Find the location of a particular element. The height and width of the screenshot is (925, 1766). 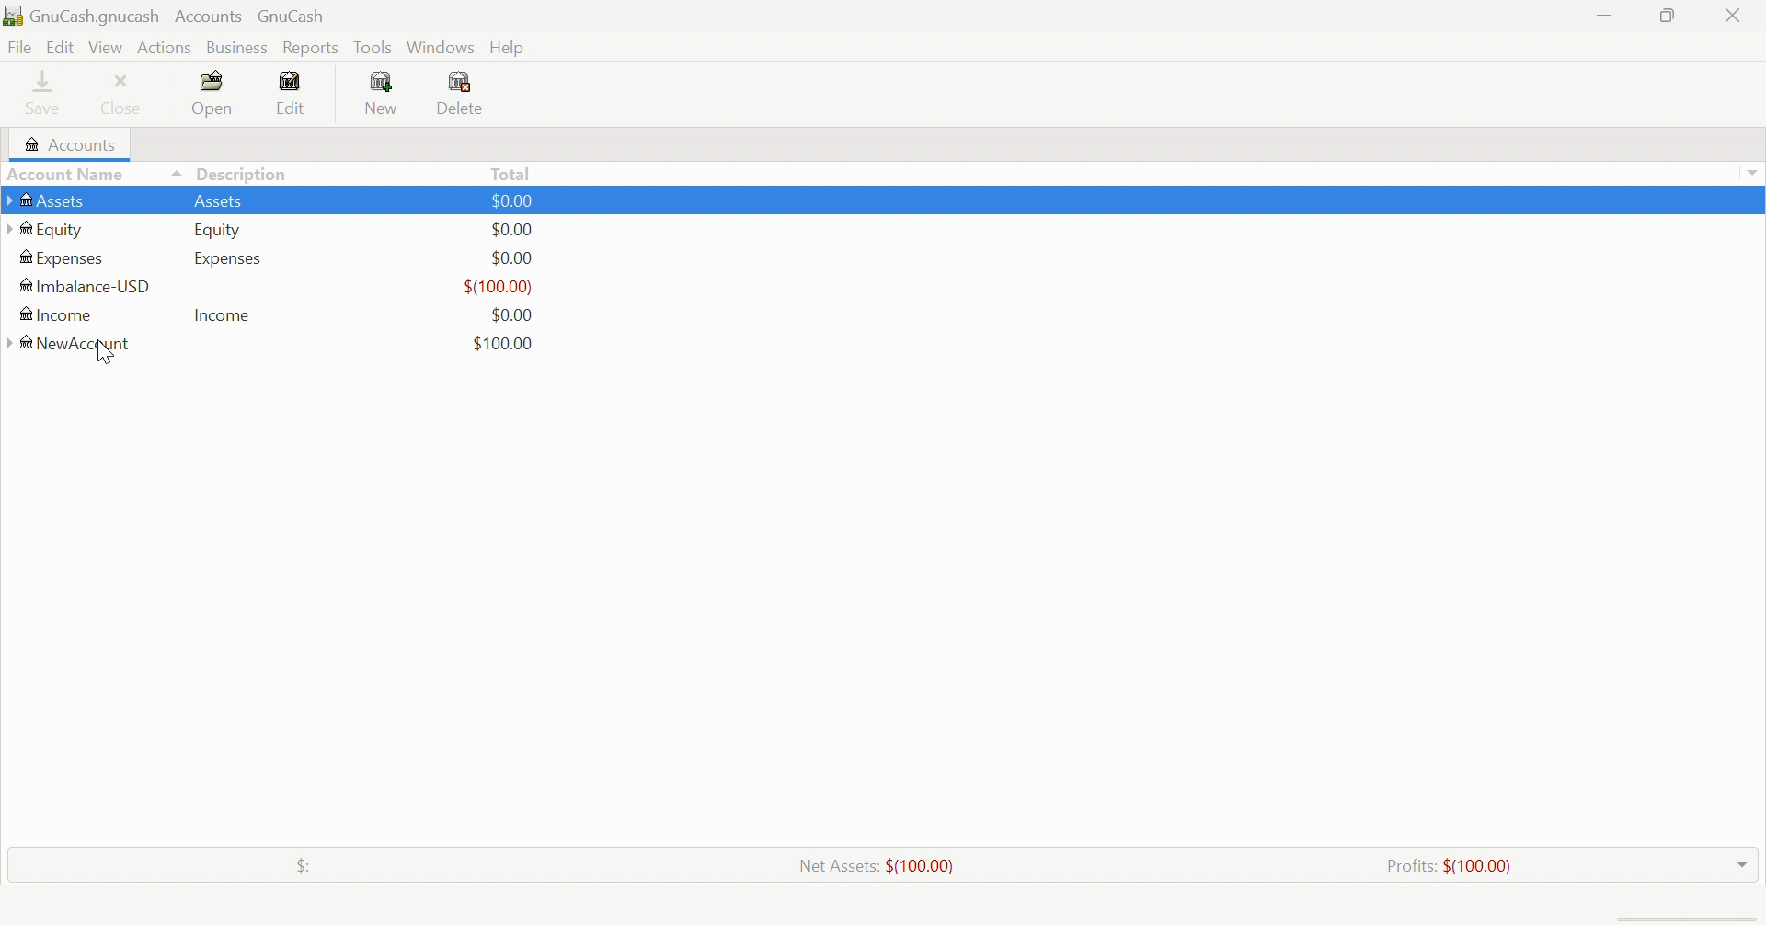

$: is located at coordinates (303, 865).